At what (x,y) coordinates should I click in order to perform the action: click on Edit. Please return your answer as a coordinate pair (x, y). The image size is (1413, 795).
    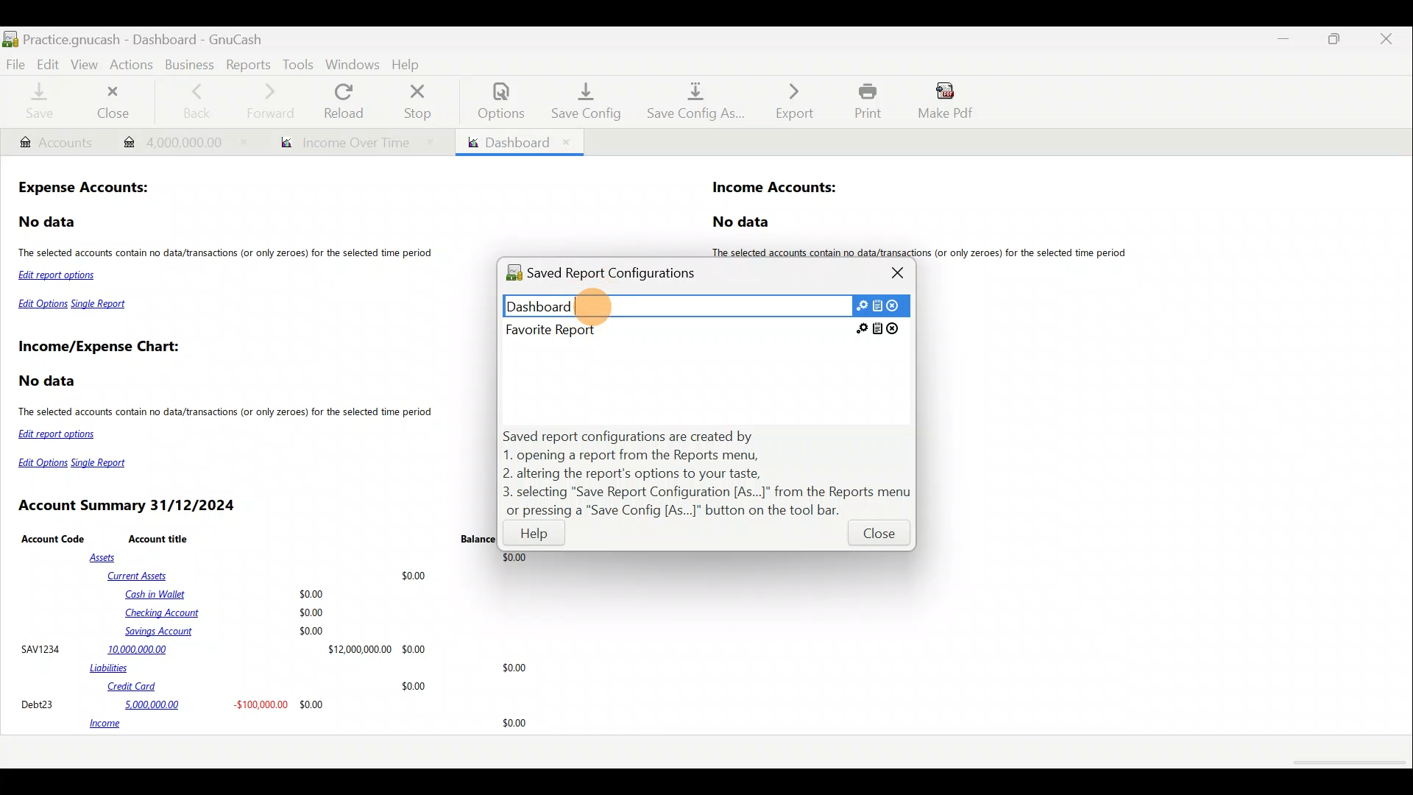
    Looking at the image, I should click on (48, 63).